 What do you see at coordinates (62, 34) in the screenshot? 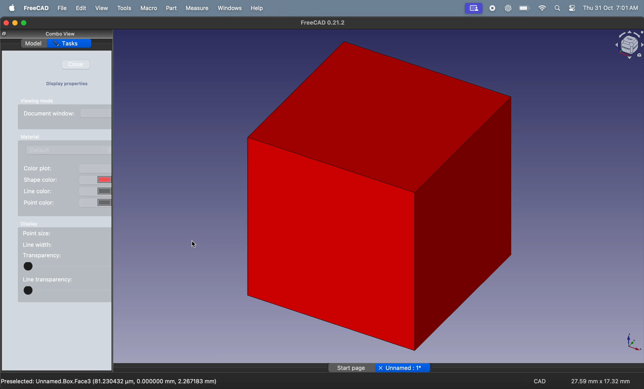
I see `combo view` at bounding box center [62, 34].